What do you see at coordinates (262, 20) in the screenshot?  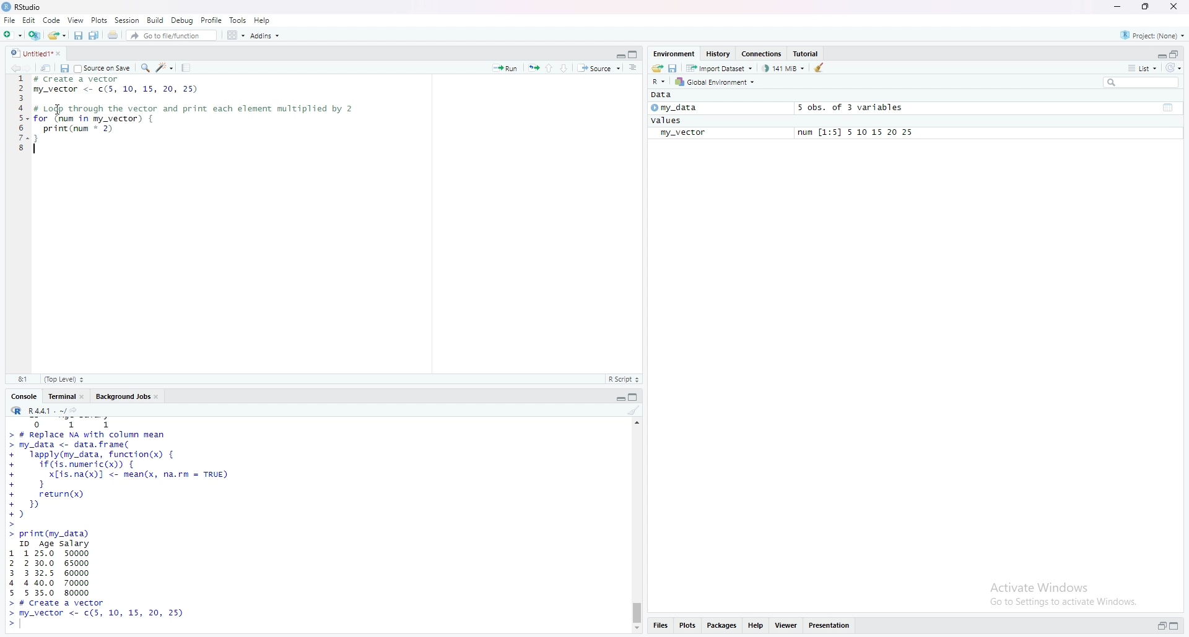 I see `help` at bounding box center [262, 20].